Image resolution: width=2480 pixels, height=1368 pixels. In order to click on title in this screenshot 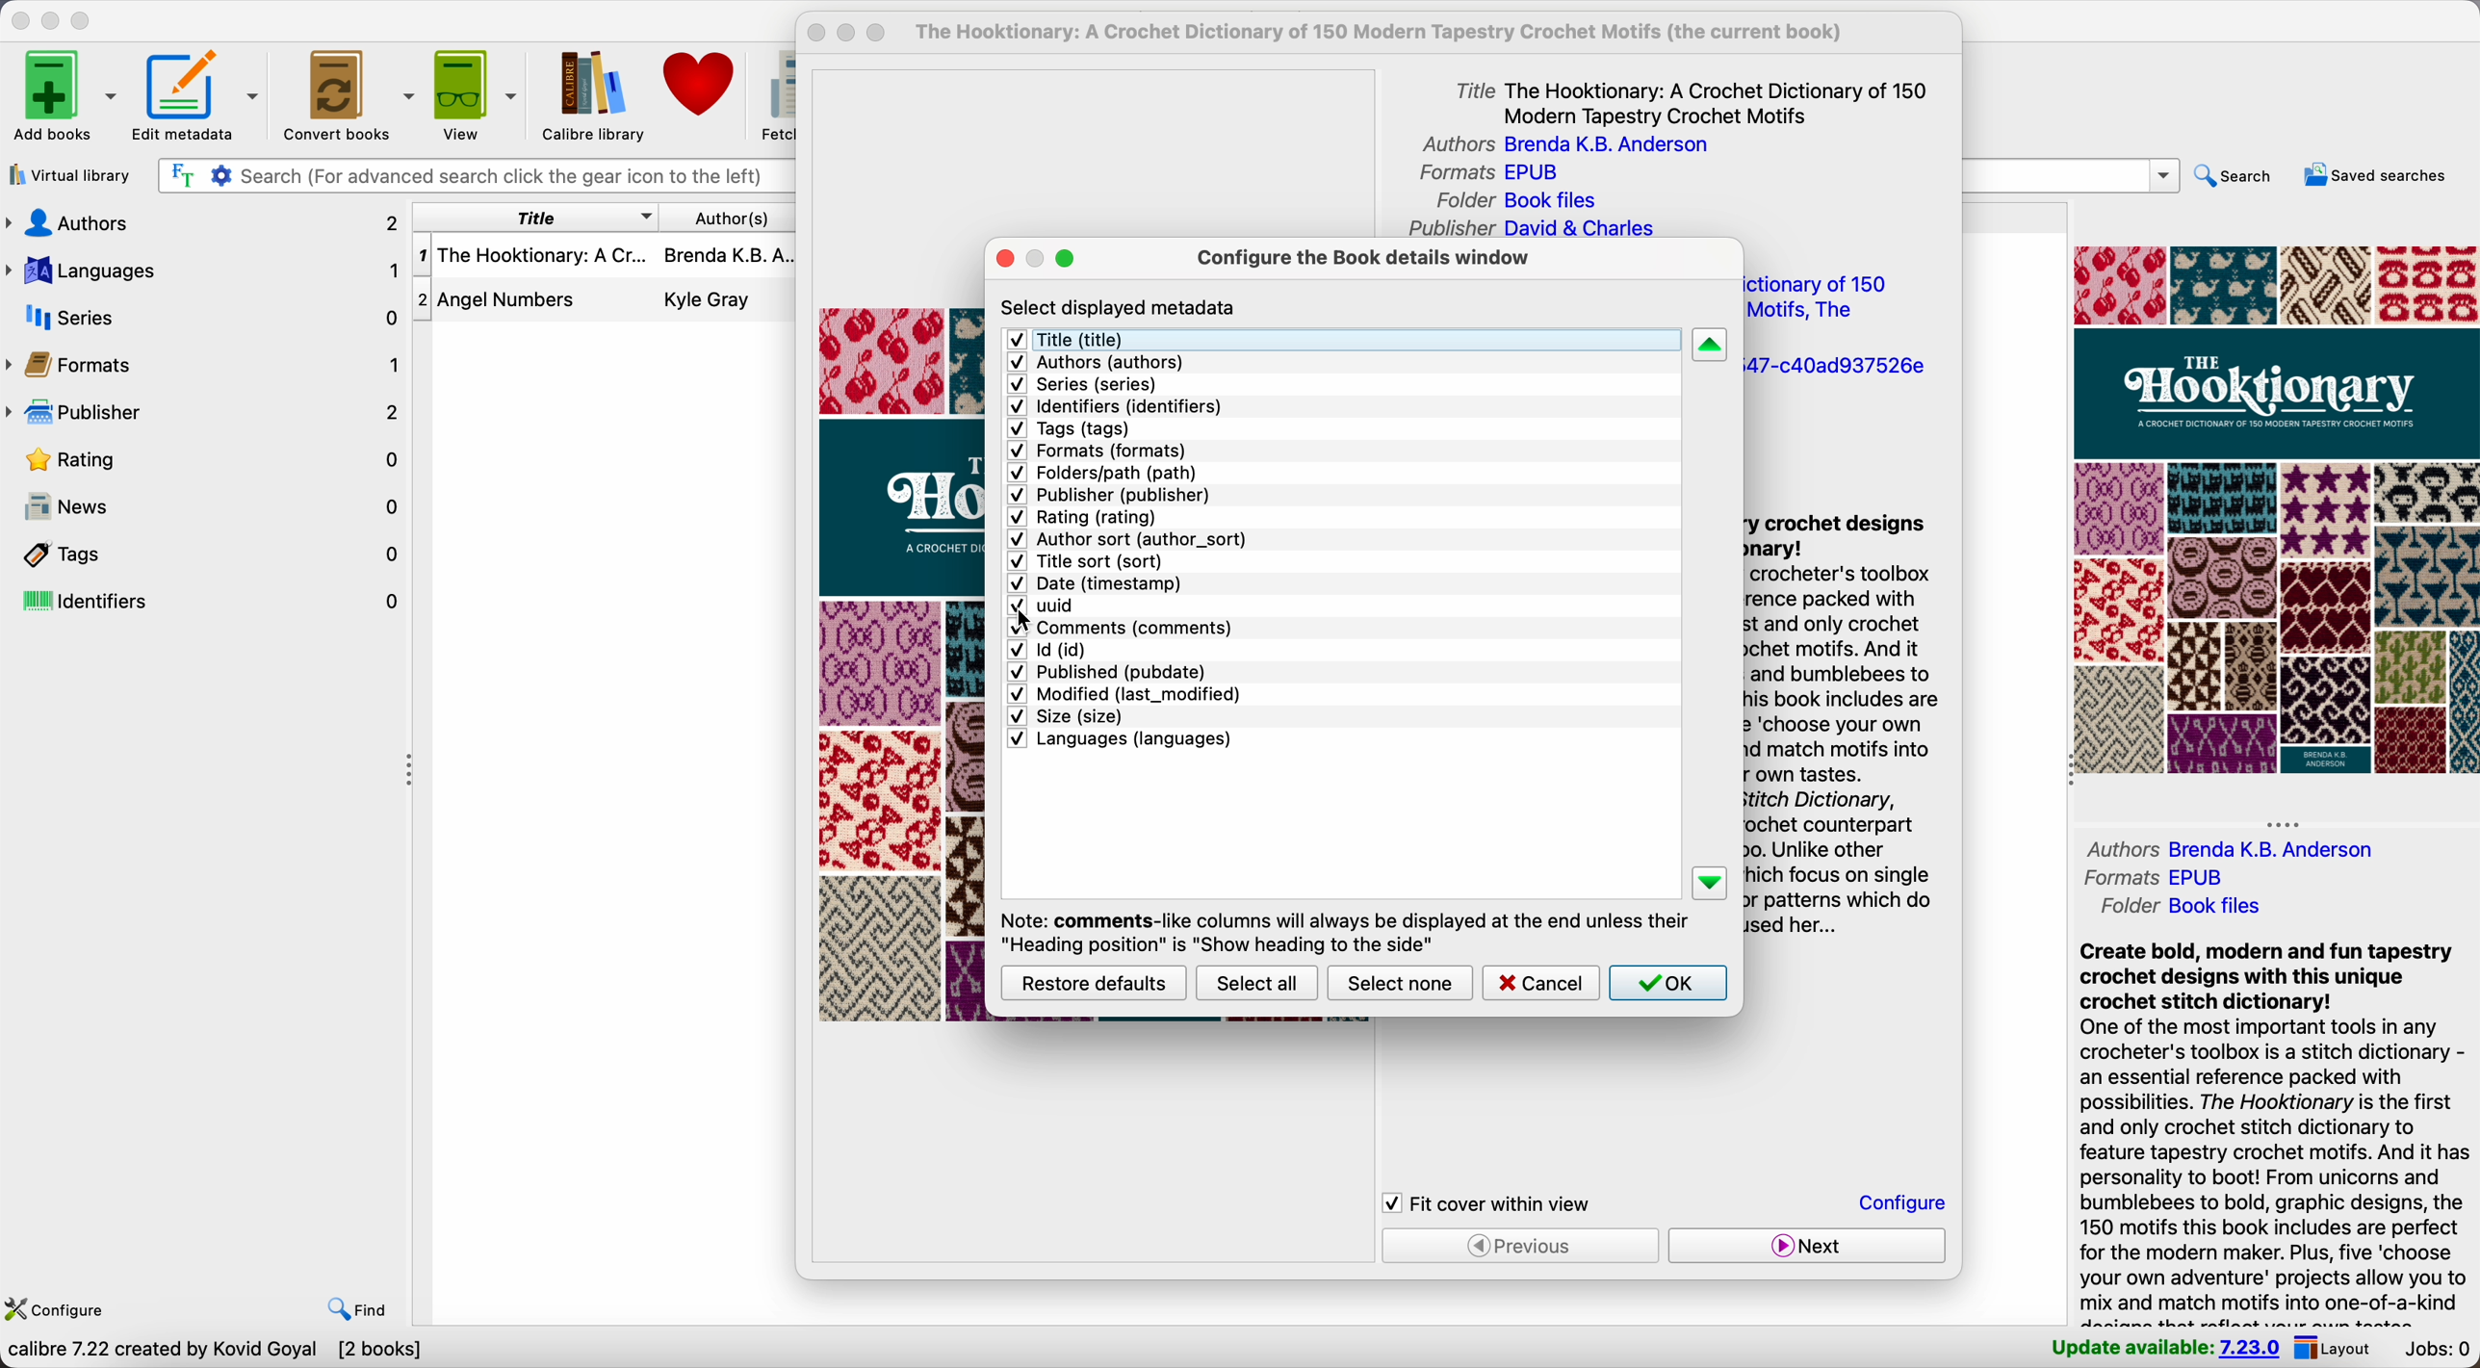, I will do `click(530, 217)`.